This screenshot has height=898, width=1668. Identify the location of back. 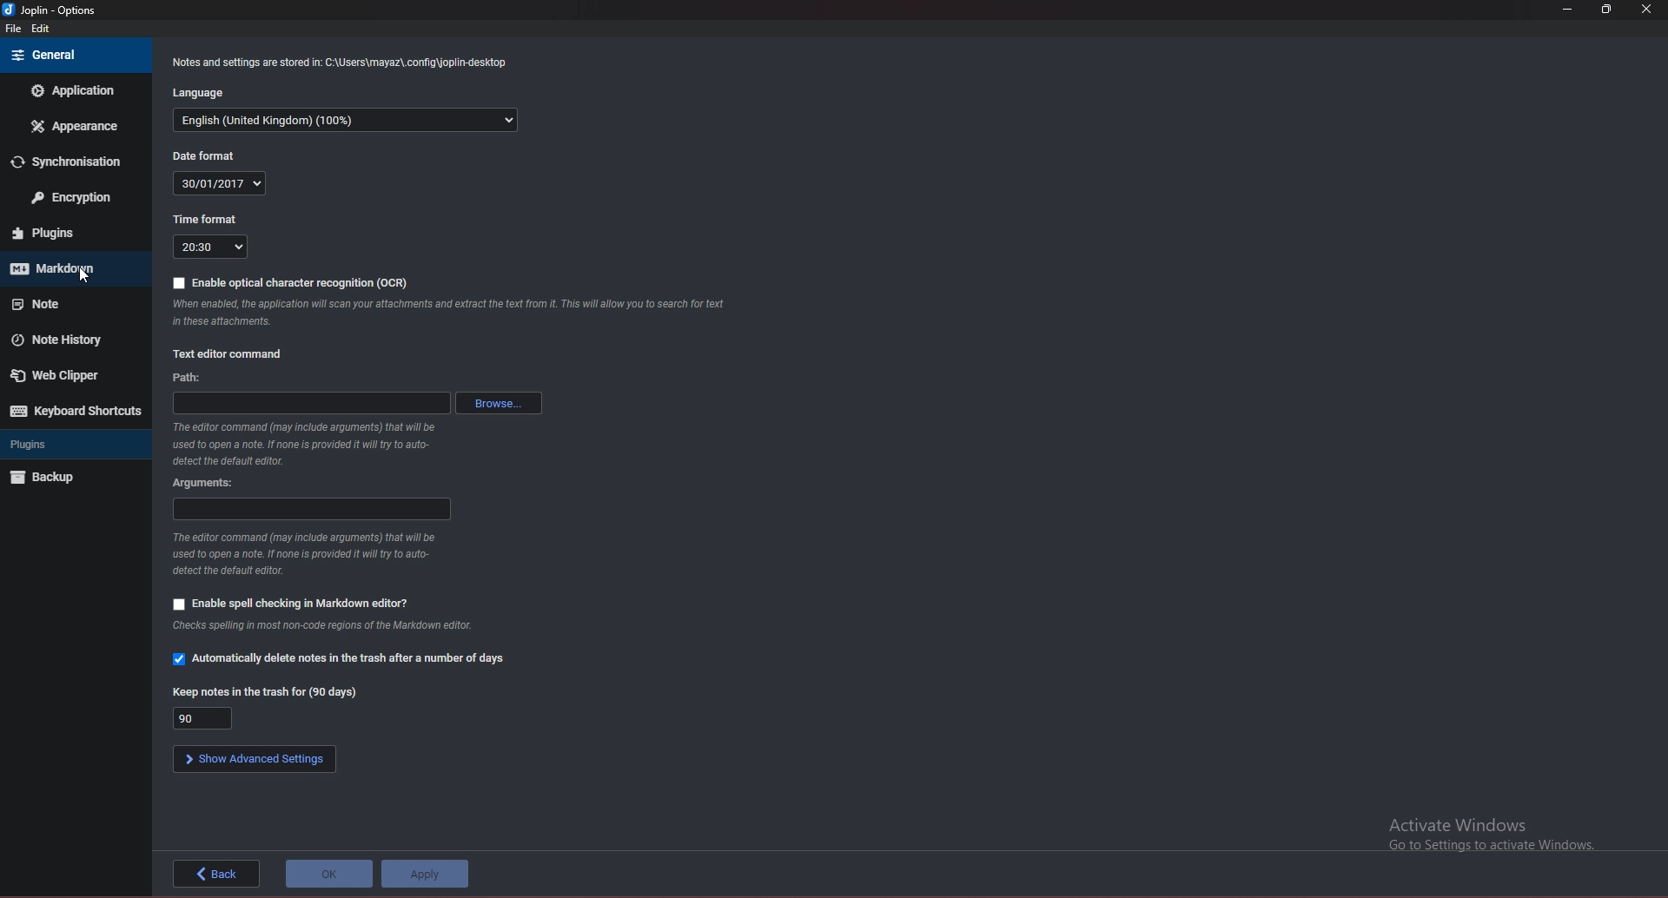
(216, 873).